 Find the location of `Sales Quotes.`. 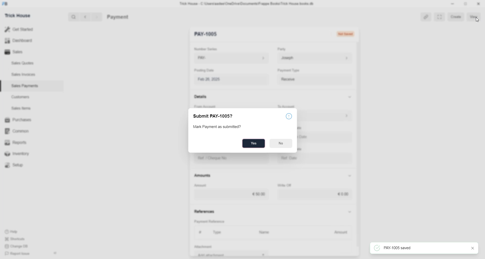

Sales Quotes. is located at coordinates (23, 63).